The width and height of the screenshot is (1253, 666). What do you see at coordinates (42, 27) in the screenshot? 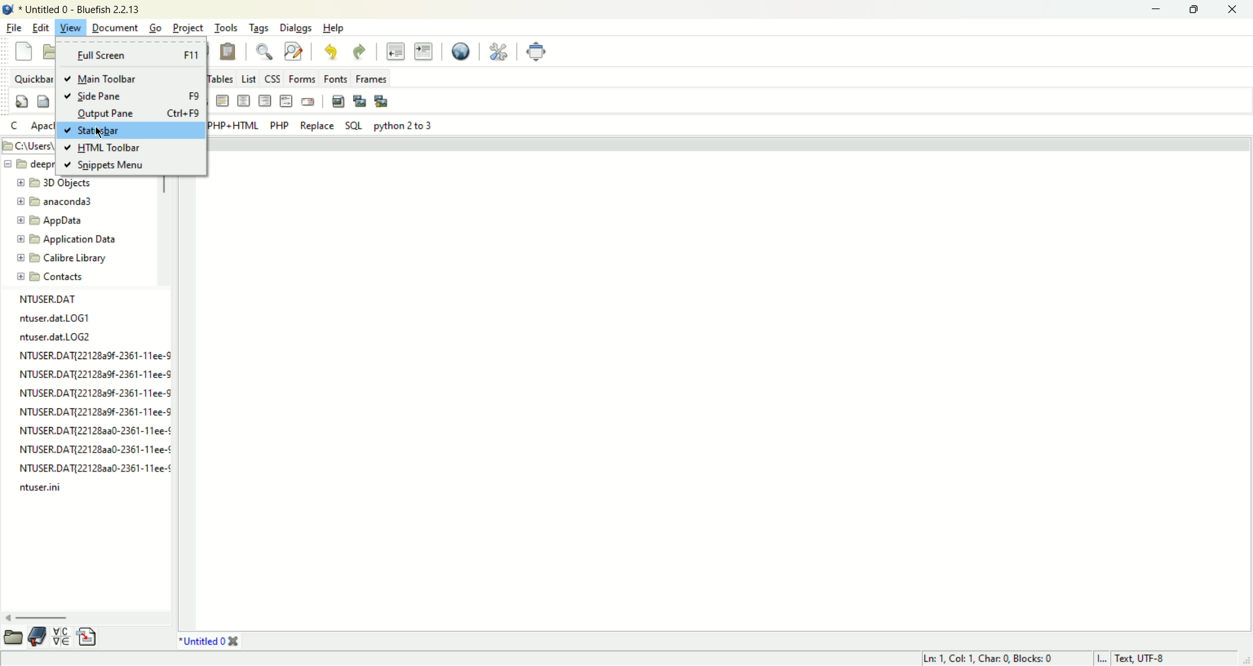
I see `edit` at bounding box center [42, 27].